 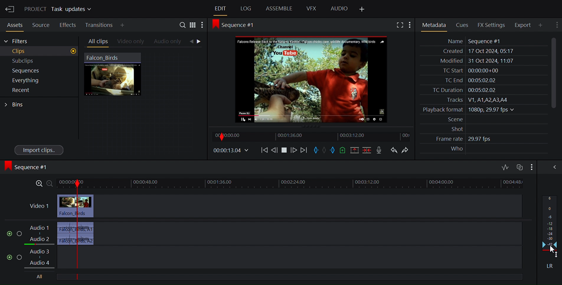 What do you see at coordinates (50, 184) in the screenshot?
I see `Zoom out` at bounding box center [50, 184].